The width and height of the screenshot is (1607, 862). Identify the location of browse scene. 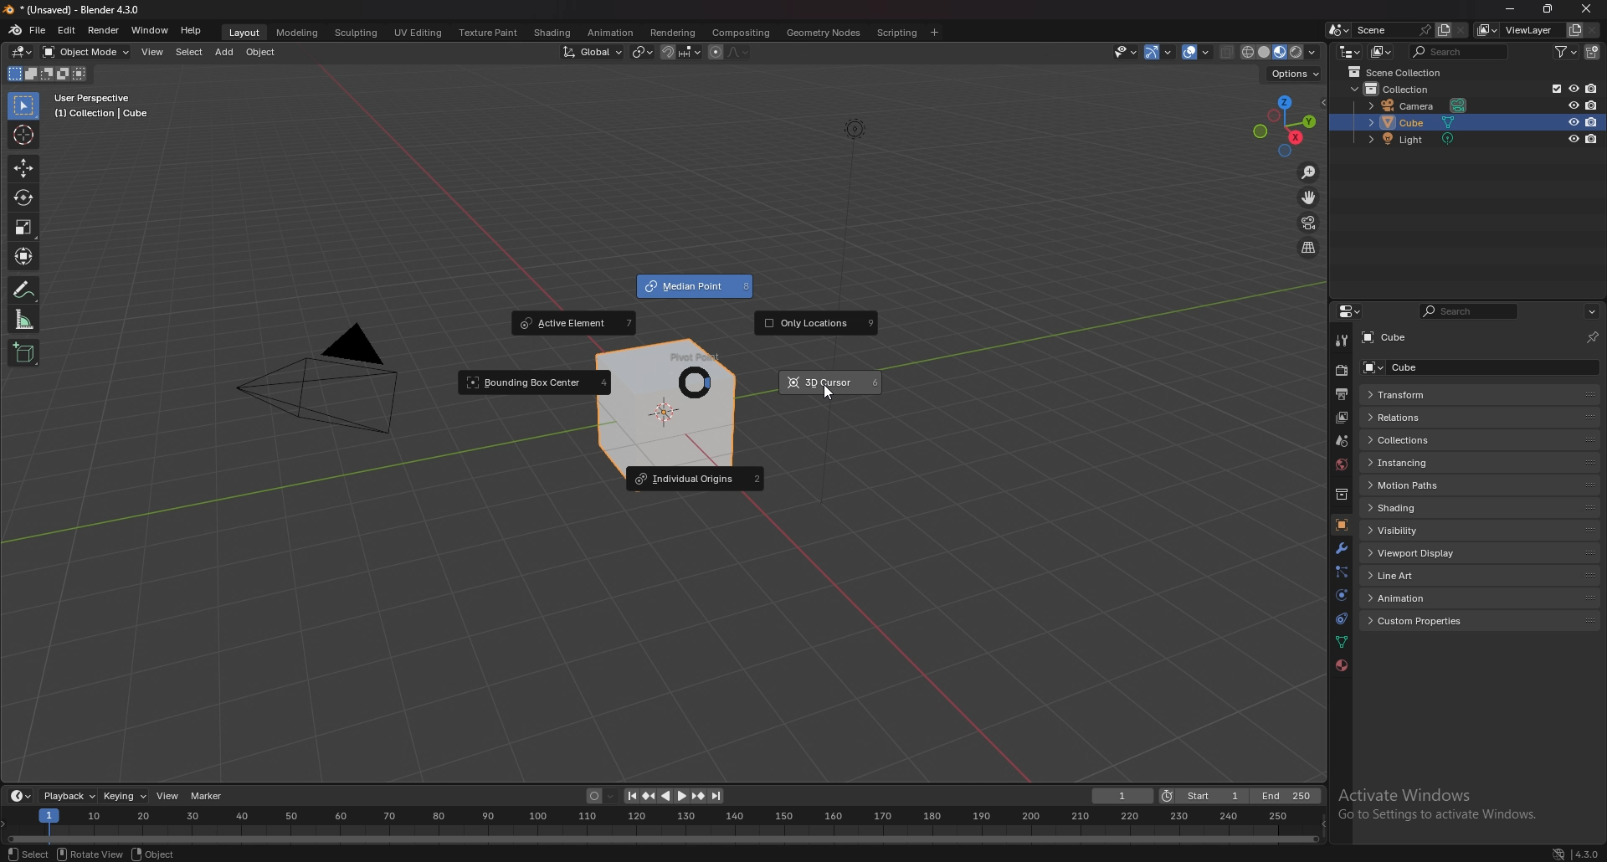
(1339, 30).